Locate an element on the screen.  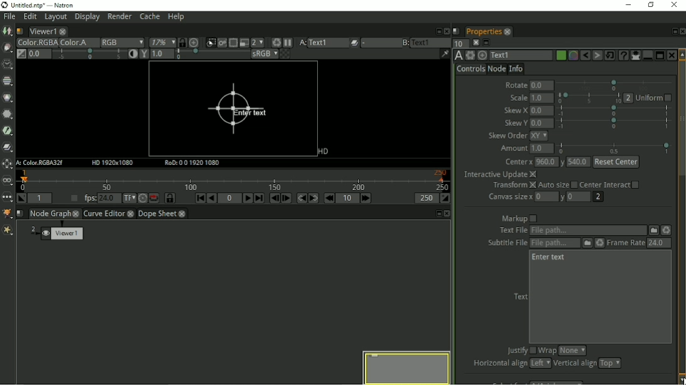
Merge is located at coordinates (8, 147).